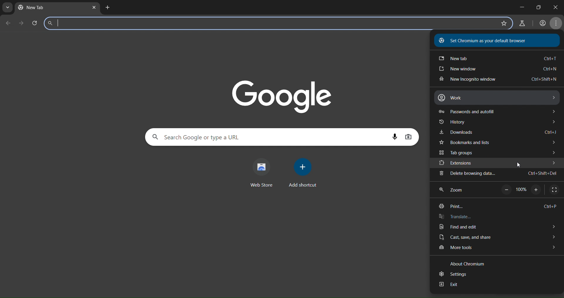 The width and height of the screenshot is (564, 298). What do you see at coordinates (94, 8) in the screenshot?
I see `close tab` at bounding box center [94, 8].